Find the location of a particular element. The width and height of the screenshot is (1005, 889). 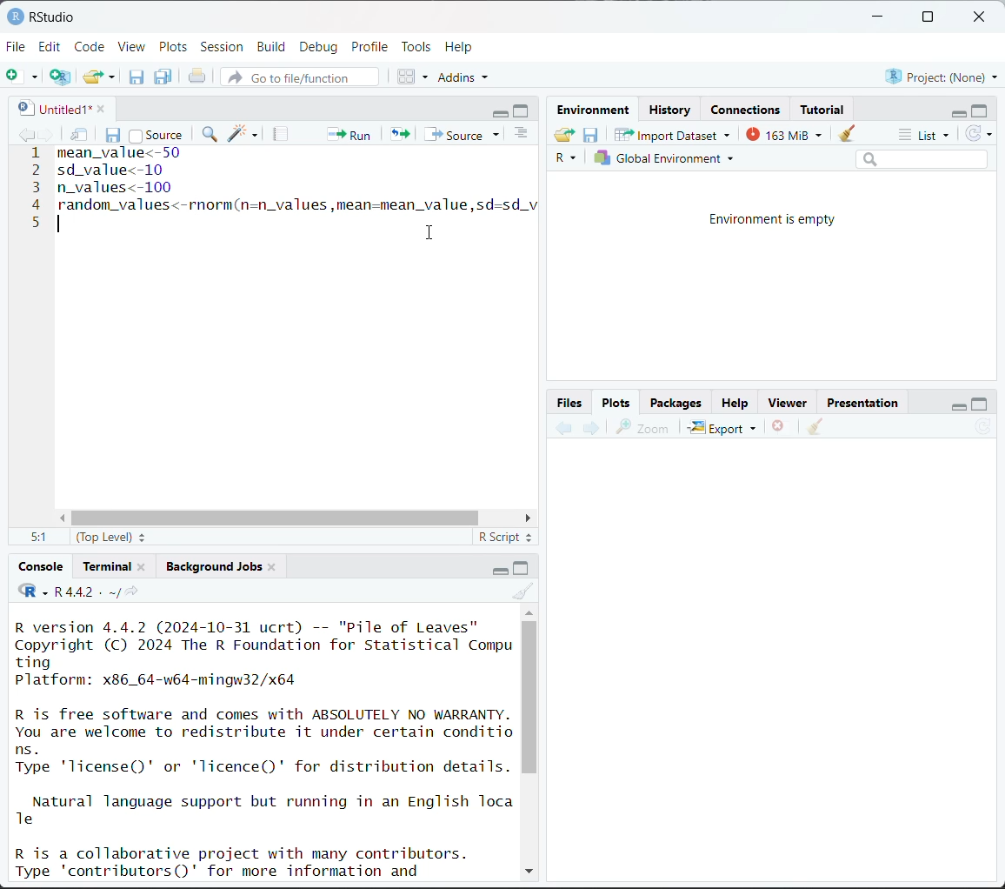

Edit is located at coordinates (52, 46).